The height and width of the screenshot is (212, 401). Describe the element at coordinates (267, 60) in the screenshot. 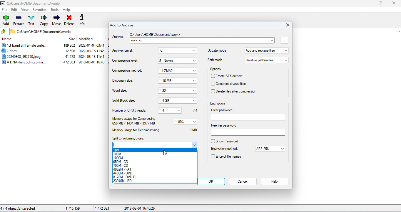

I see `relative parameters` at that location.